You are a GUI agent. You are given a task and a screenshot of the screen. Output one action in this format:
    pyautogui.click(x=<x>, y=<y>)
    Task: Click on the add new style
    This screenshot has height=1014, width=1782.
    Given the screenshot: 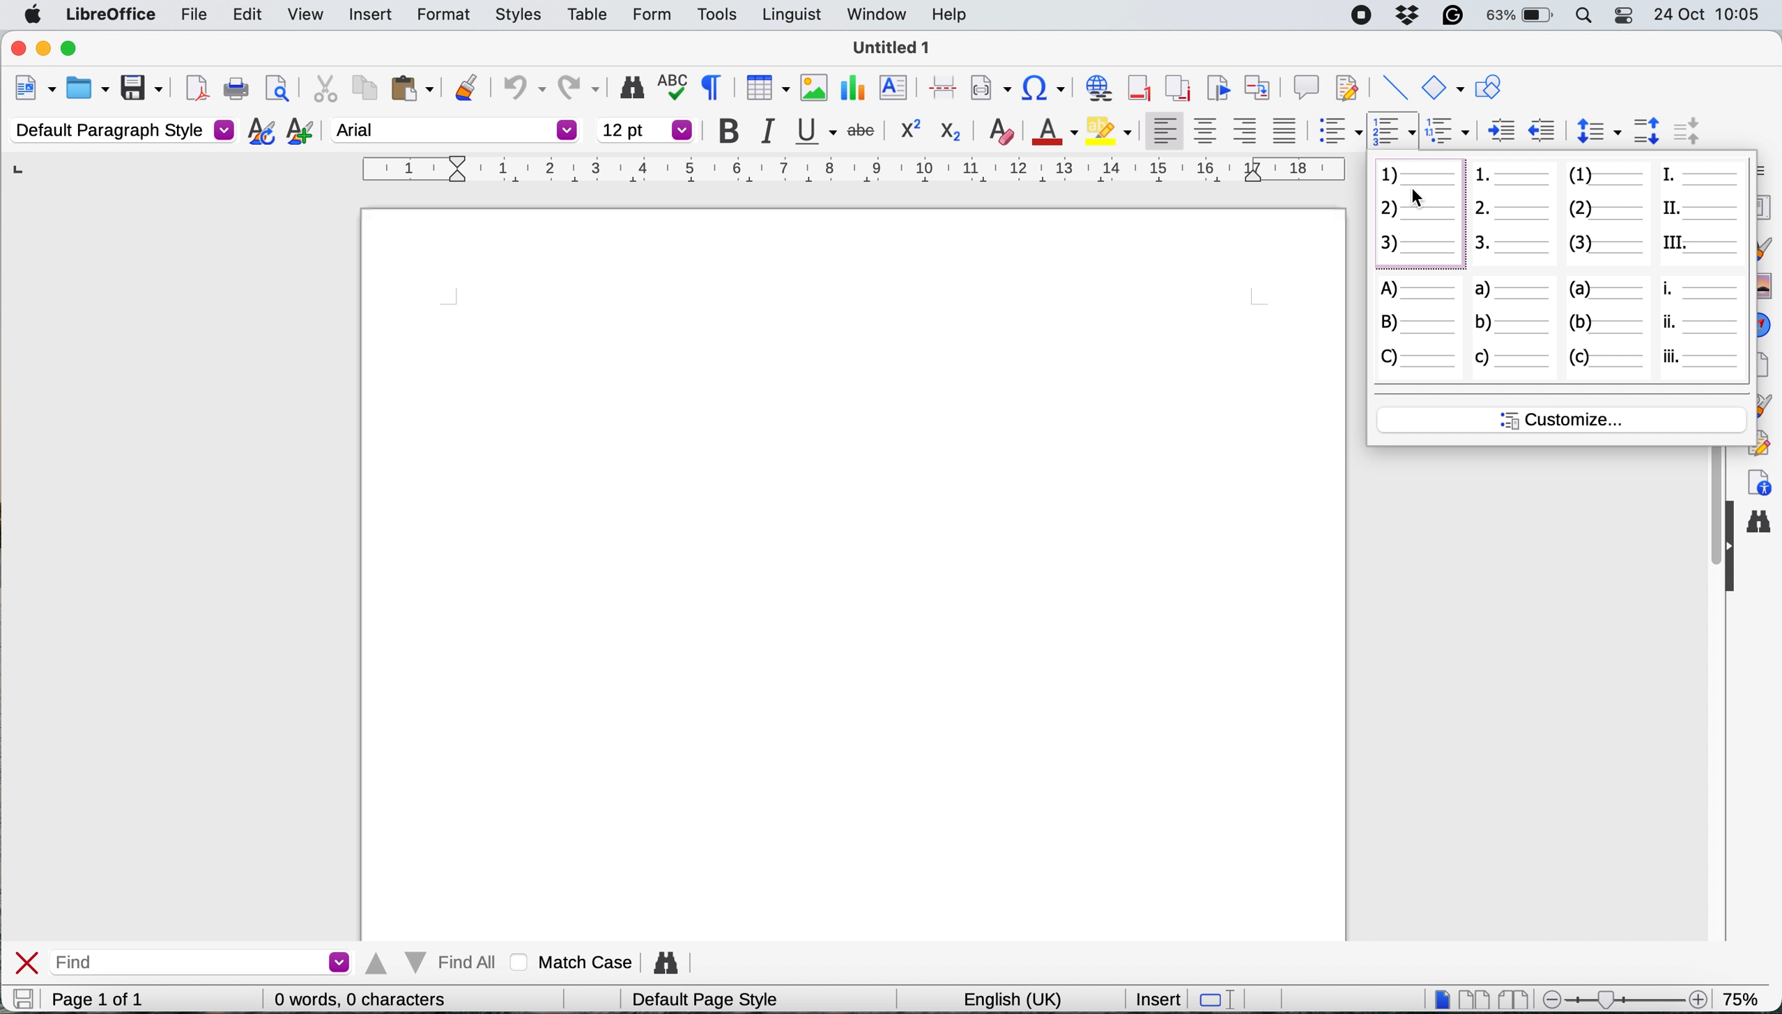 What is the action you would take?
    pyautogui.click(x=299, y=133)
    